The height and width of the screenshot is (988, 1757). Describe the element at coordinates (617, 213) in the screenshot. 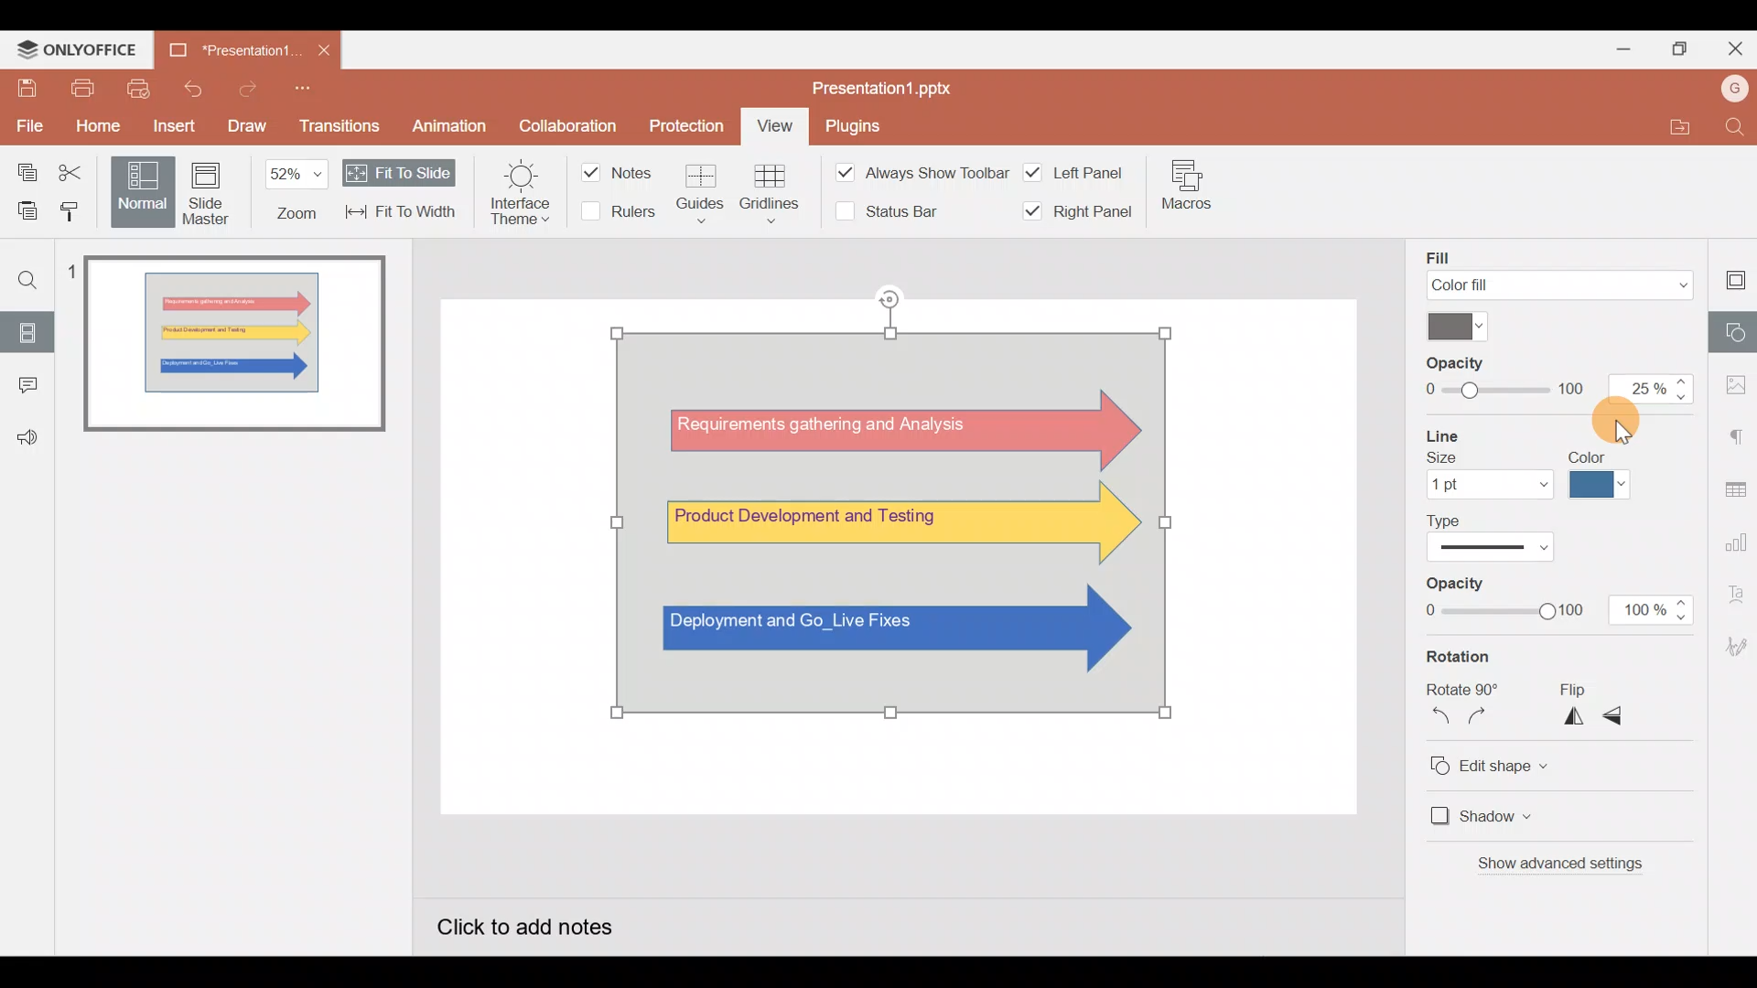

I see `Rulers` at that location.